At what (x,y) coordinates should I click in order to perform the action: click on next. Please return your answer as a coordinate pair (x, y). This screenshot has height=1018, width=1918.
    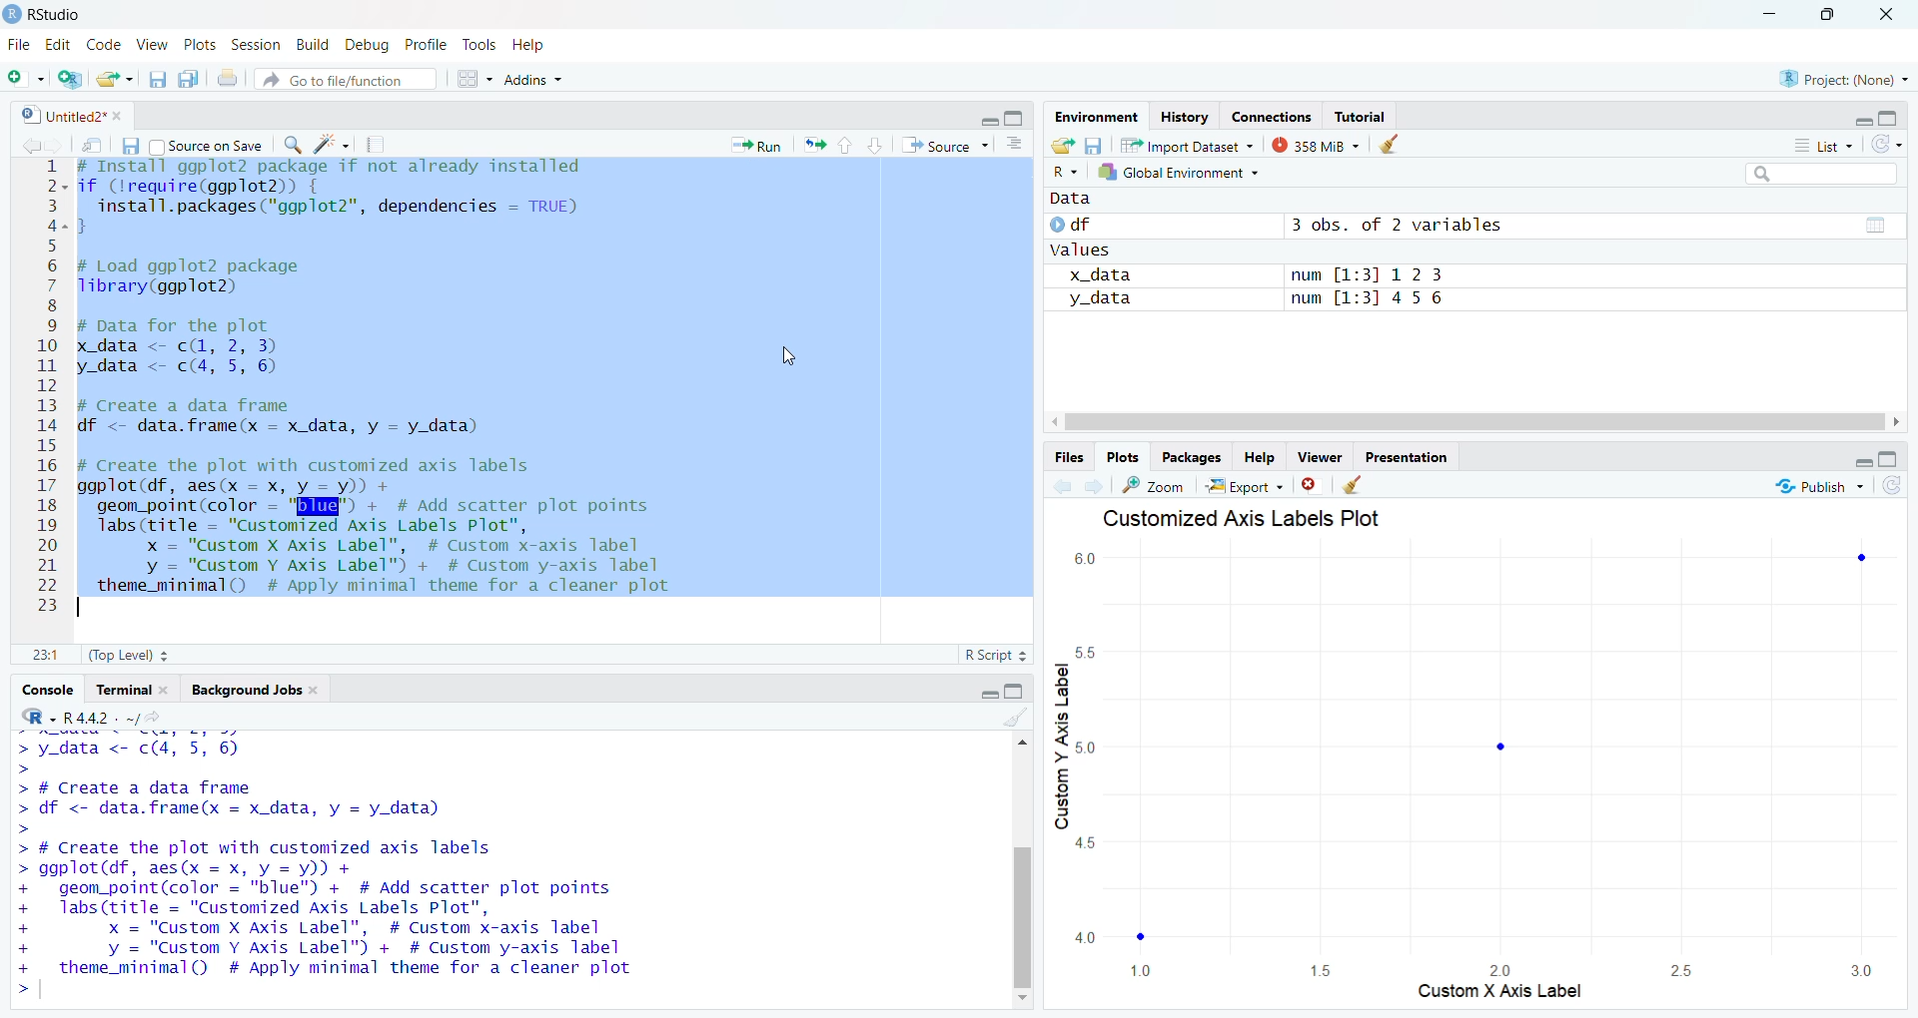
    Looking at the image, I should click on (1094, 482).